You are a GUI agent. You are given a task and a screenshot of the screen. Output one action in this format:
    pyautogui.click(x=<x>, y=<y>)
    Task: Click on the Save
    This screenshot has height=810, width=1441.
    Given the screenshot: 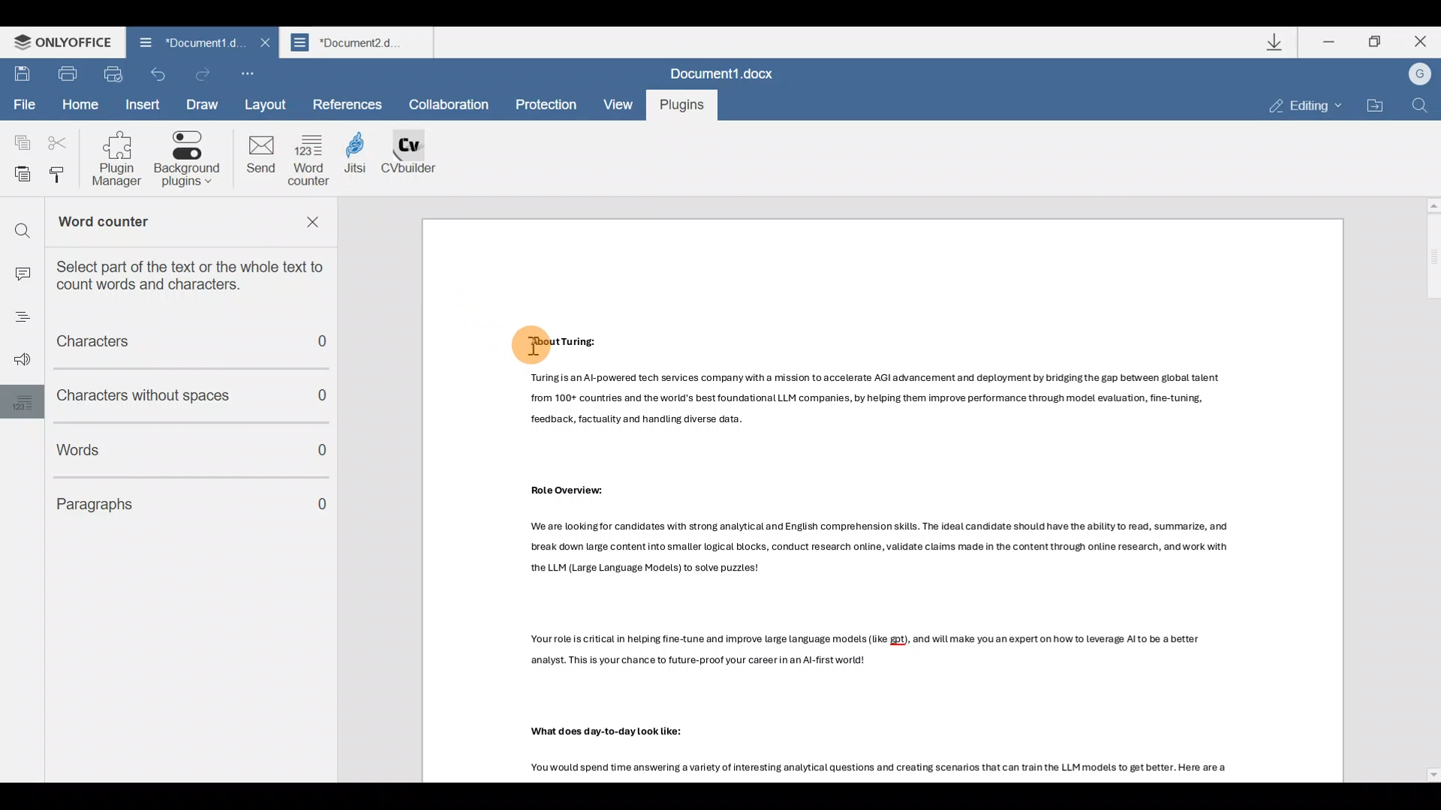 What is the action you would take?
    pyautogui.click(x=22, y=75)
    